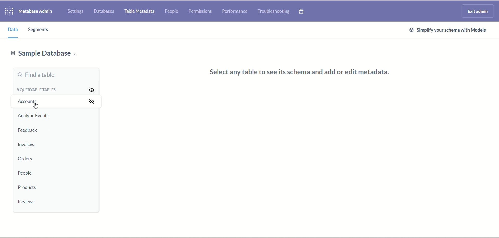 The height and width of the screenshot is (238, 499). I want to click on orders, so click(27, 159).